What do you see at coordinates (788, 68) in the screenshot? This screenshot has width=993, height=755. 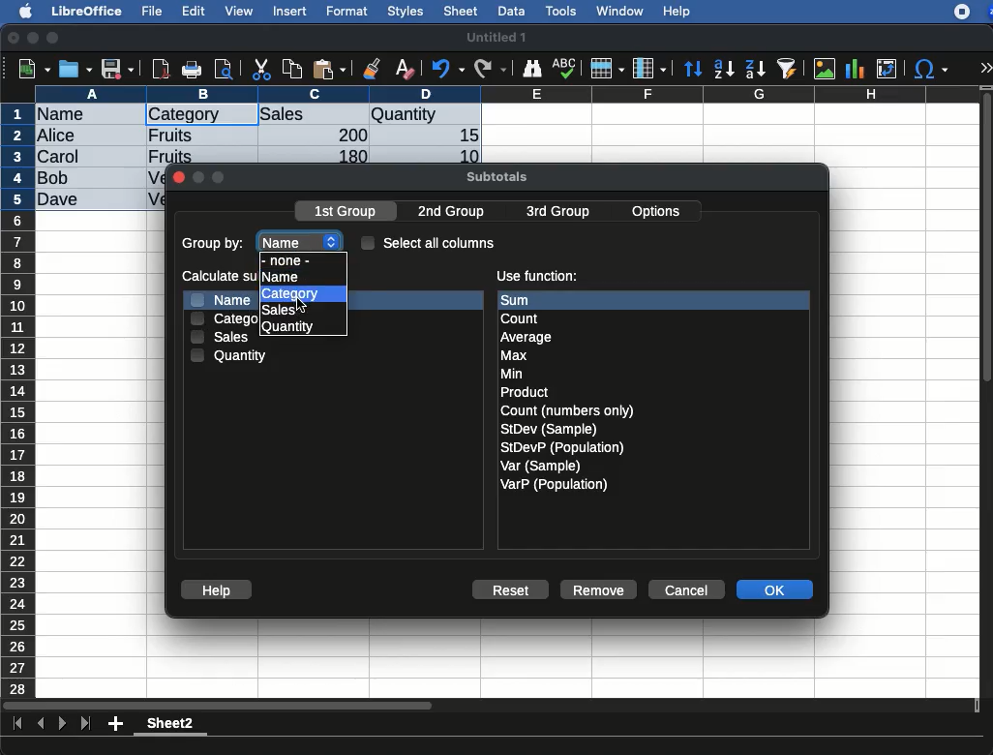 I see `autofilter` at bounding box center [788, 68].